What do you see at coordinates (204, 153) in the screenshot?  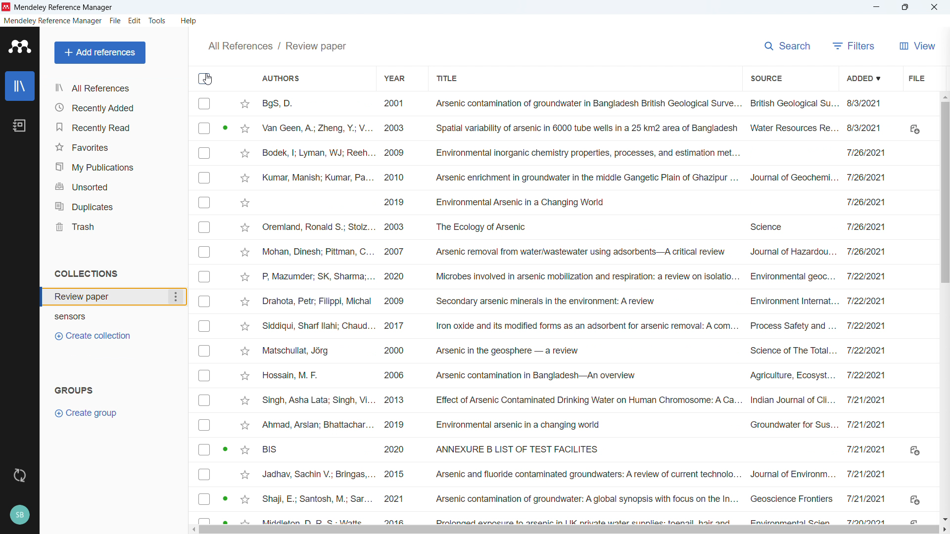 I see `Select respective publication` at bounding box center [204, 153].